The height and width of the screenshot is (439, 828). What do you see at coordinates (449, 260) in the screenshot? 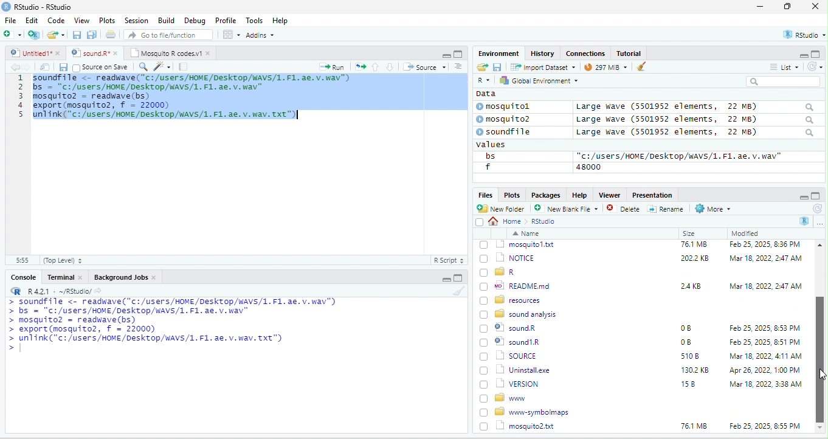
I see `R Script 5` at bounding box center [449, 260].